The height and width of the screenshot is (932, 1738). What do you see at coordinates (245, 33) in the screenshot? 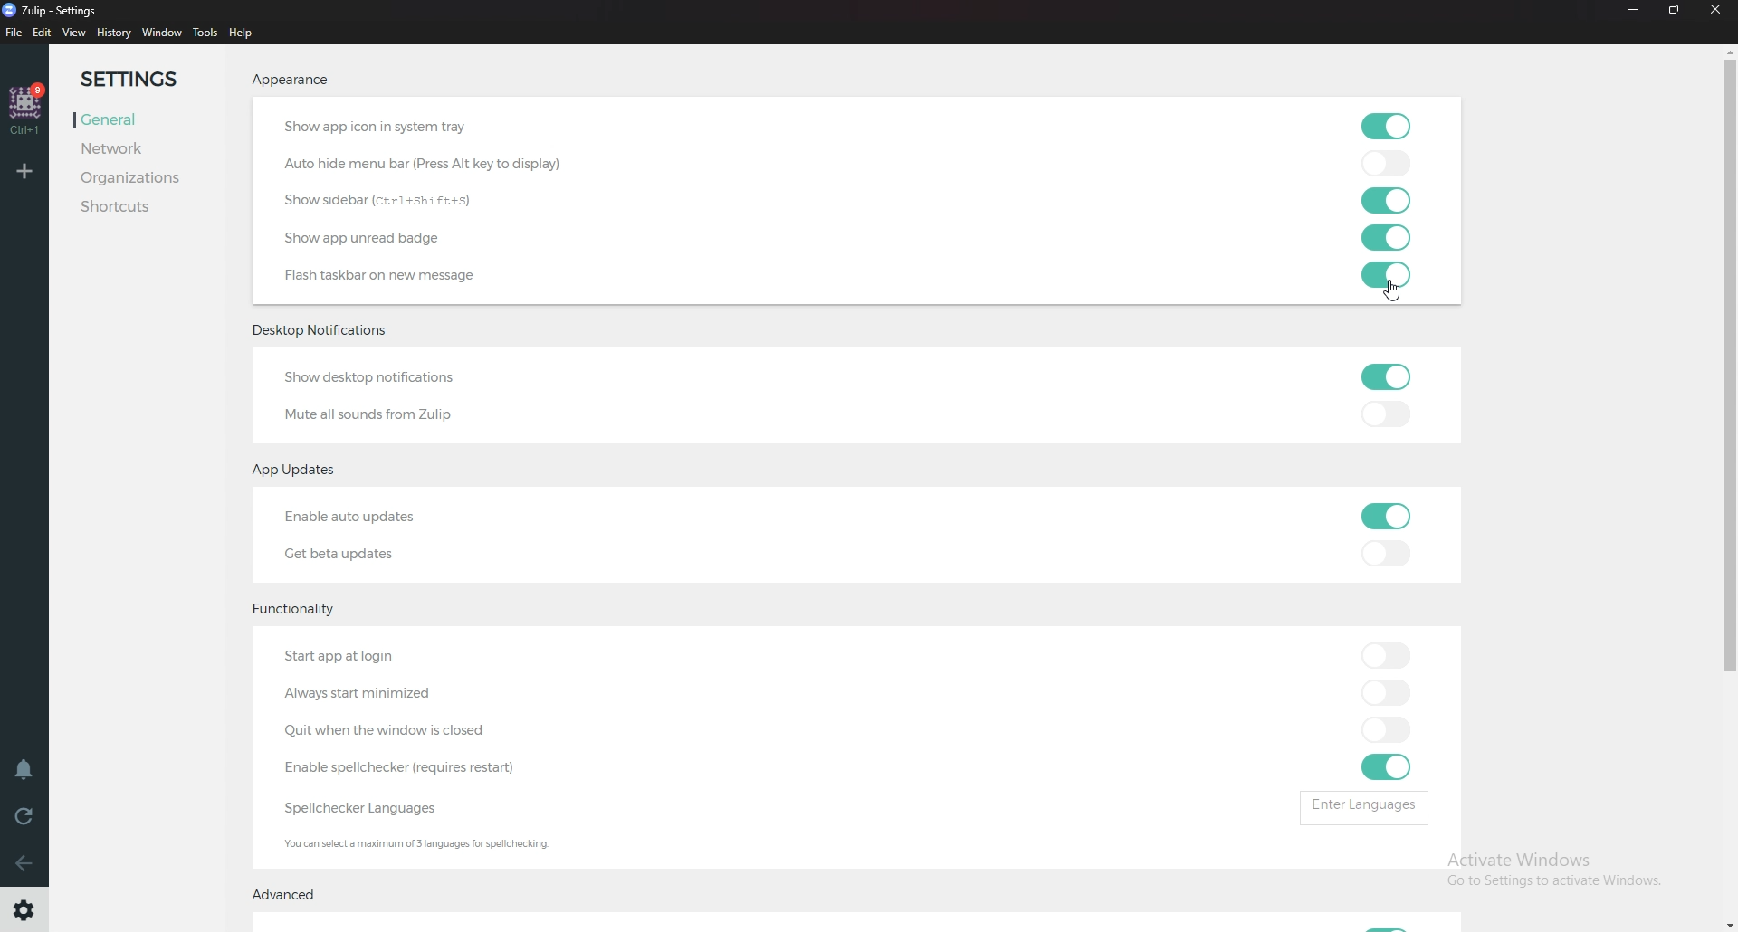
I see `Help` at bounding box center [245, 33].